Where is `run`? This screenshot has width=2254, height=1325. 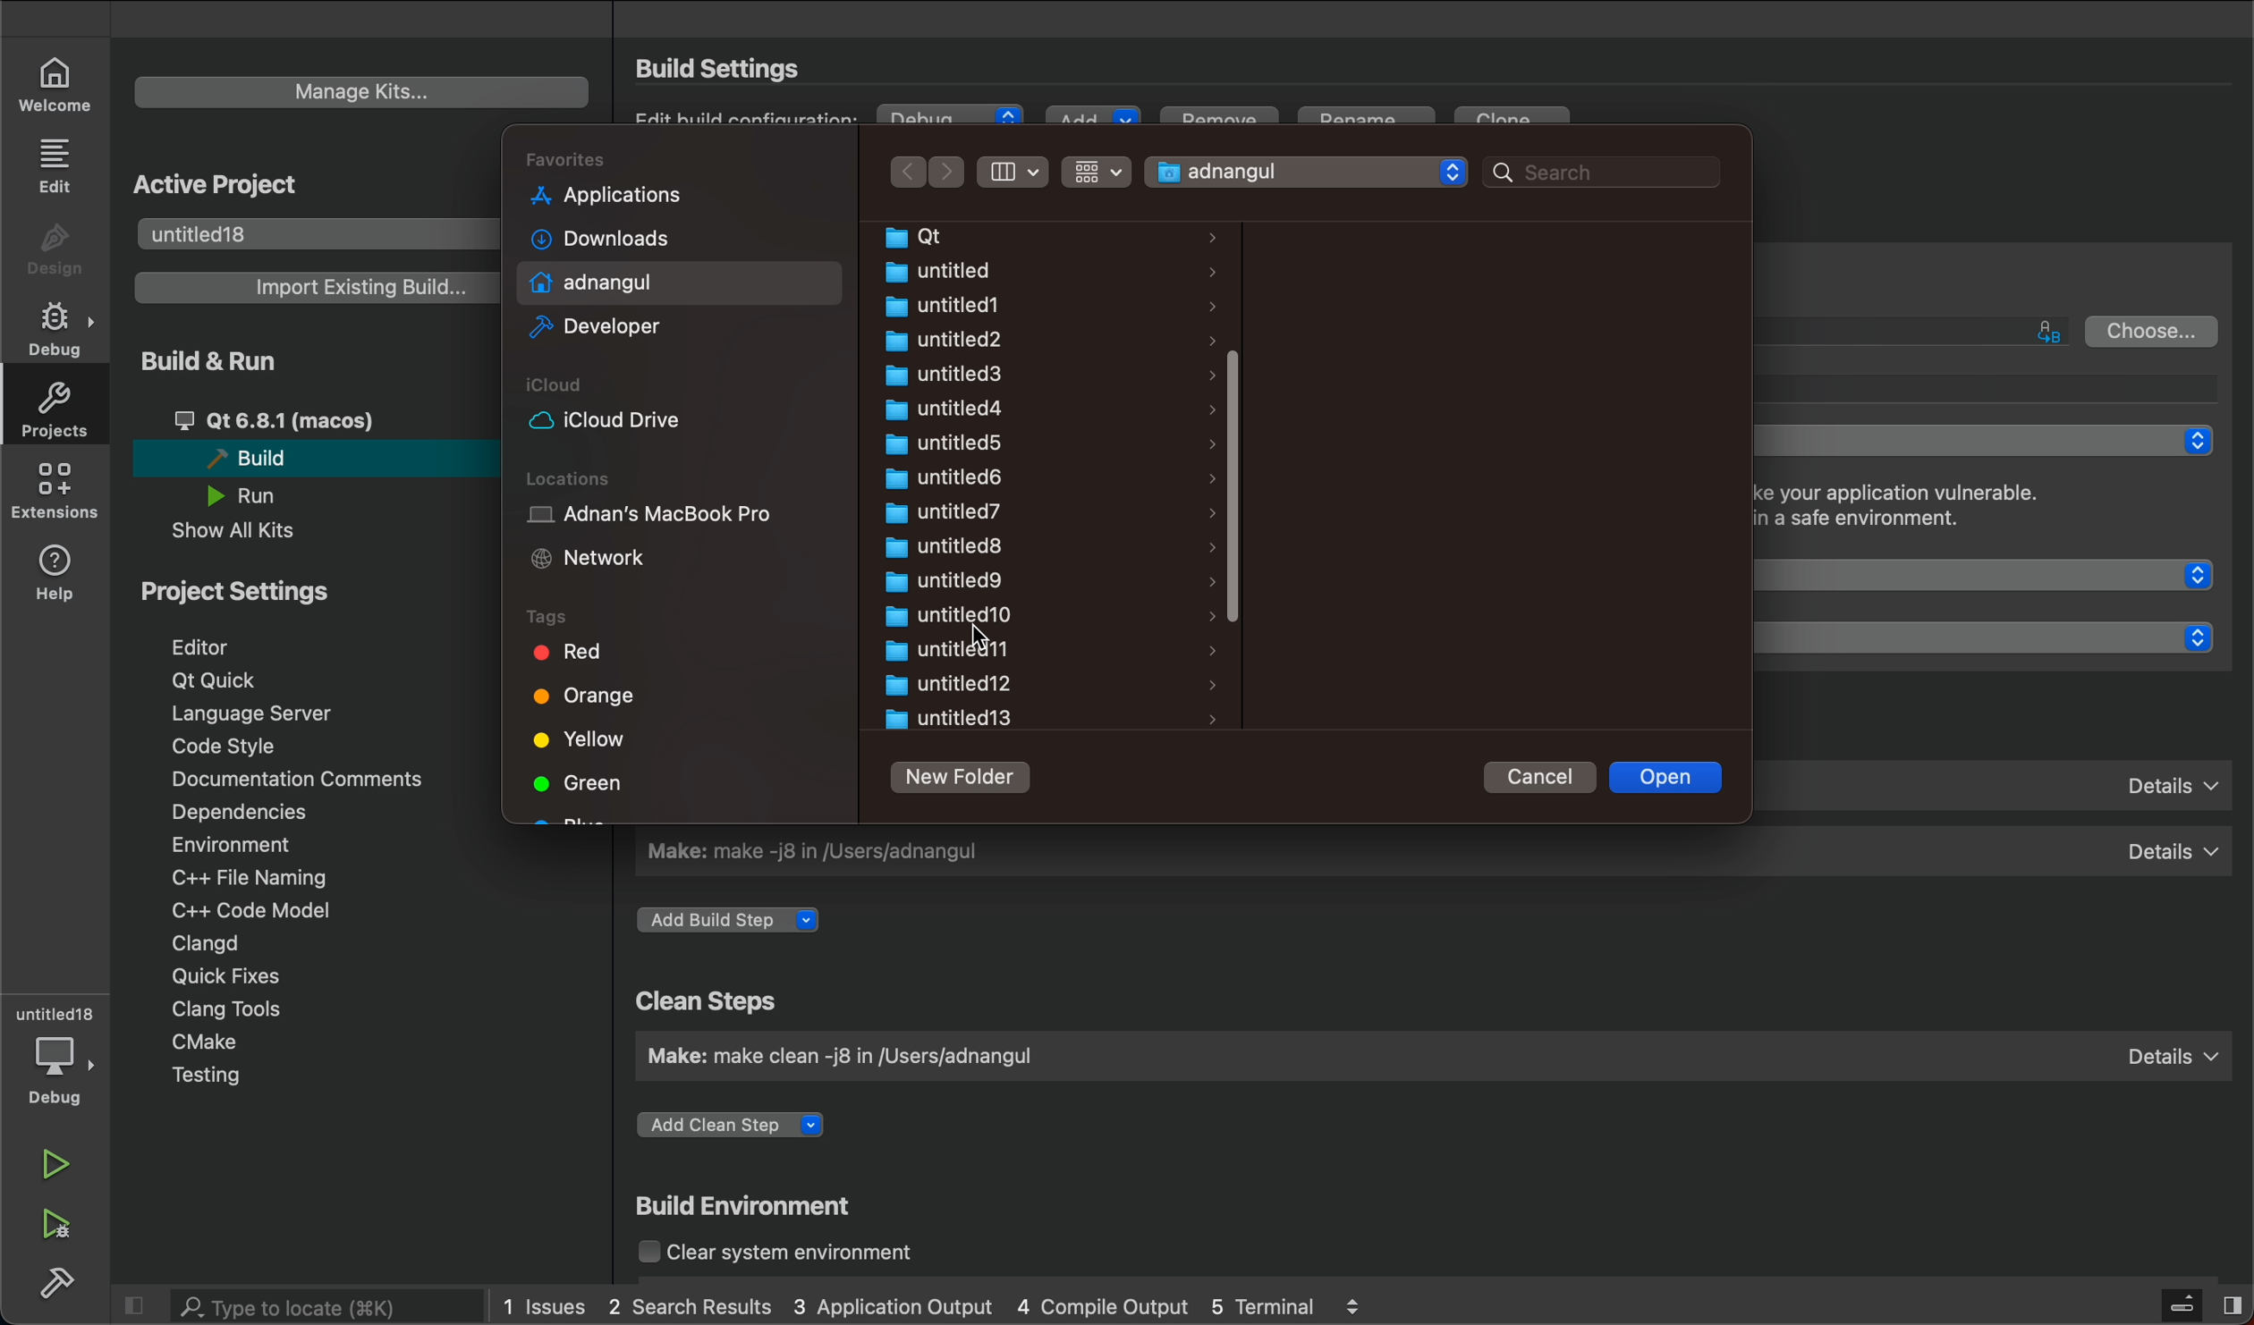 run is located at coordinates (258, 497).